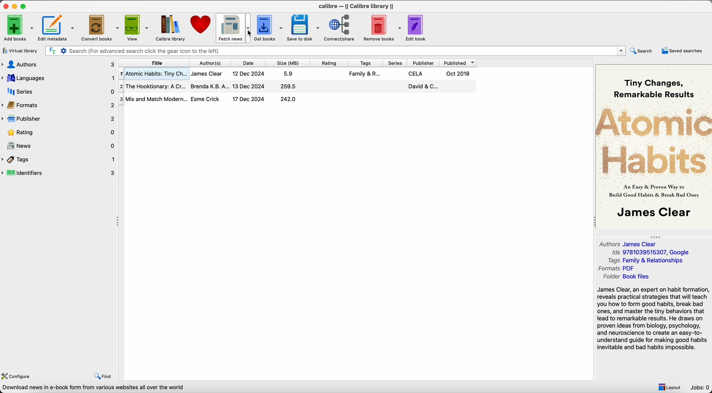 The height and width of the screenshot is (393, 712). What do you see at coordinates (684, 50) in the screenshot?
I see `saved searches` at bounding box center [684, 50].